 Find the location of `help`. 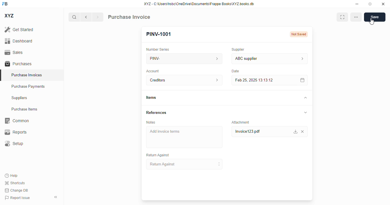

help is located at coordinates (11, 176).